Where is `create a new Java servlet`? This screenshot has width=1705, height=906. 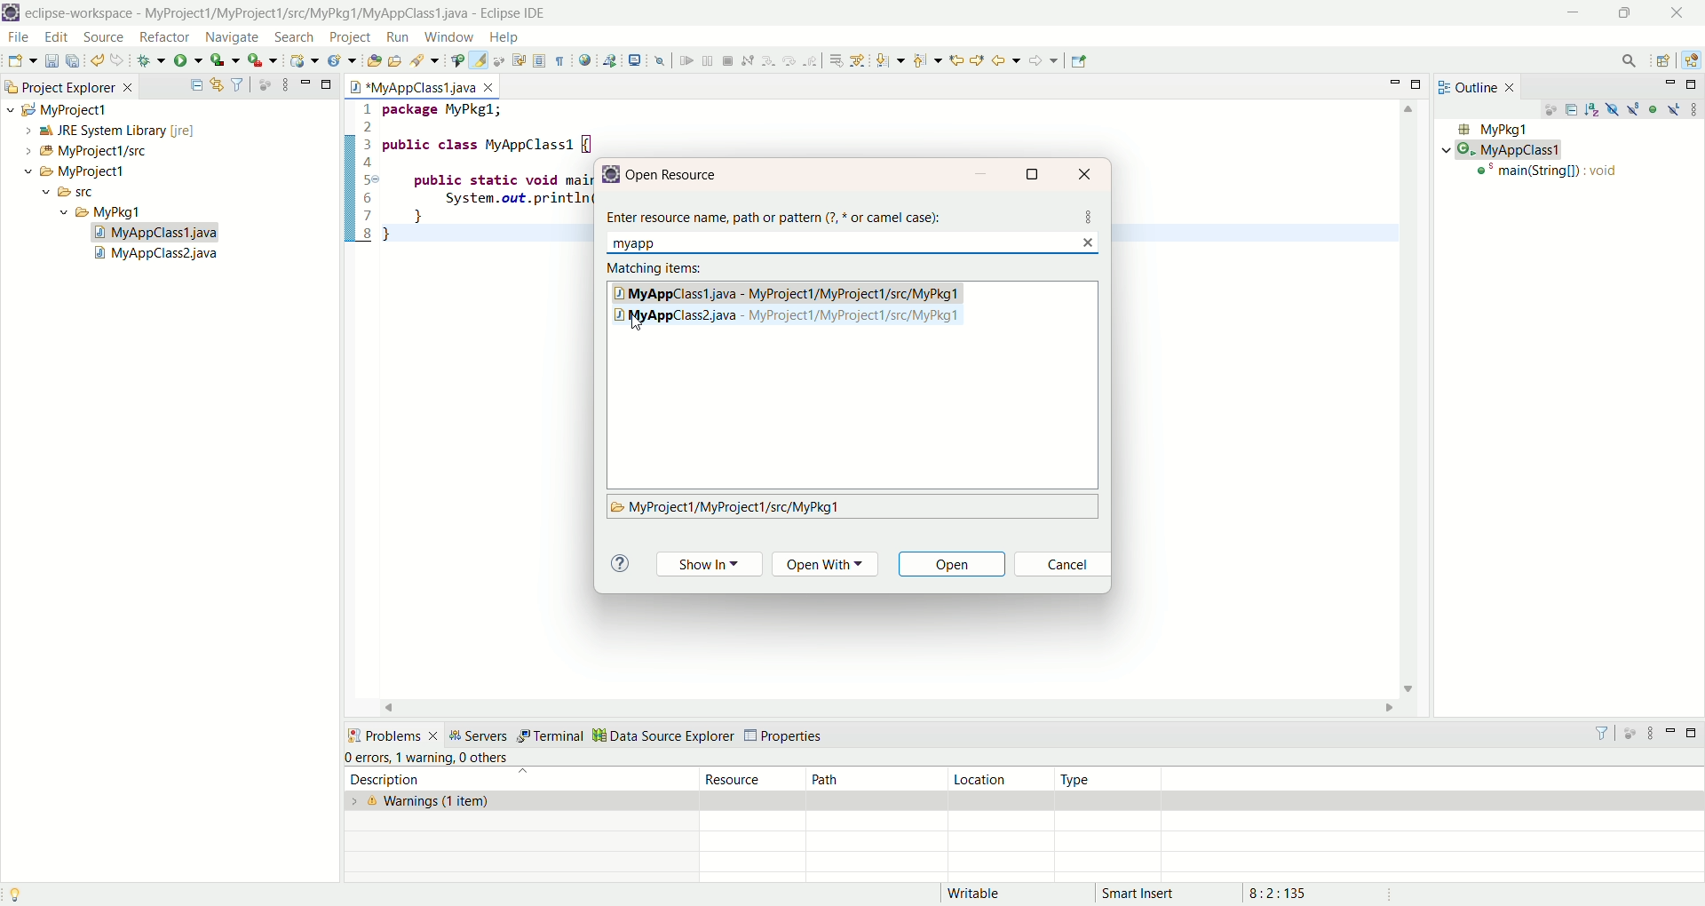
create a new Java servlet is located at coordinates (341, 62).